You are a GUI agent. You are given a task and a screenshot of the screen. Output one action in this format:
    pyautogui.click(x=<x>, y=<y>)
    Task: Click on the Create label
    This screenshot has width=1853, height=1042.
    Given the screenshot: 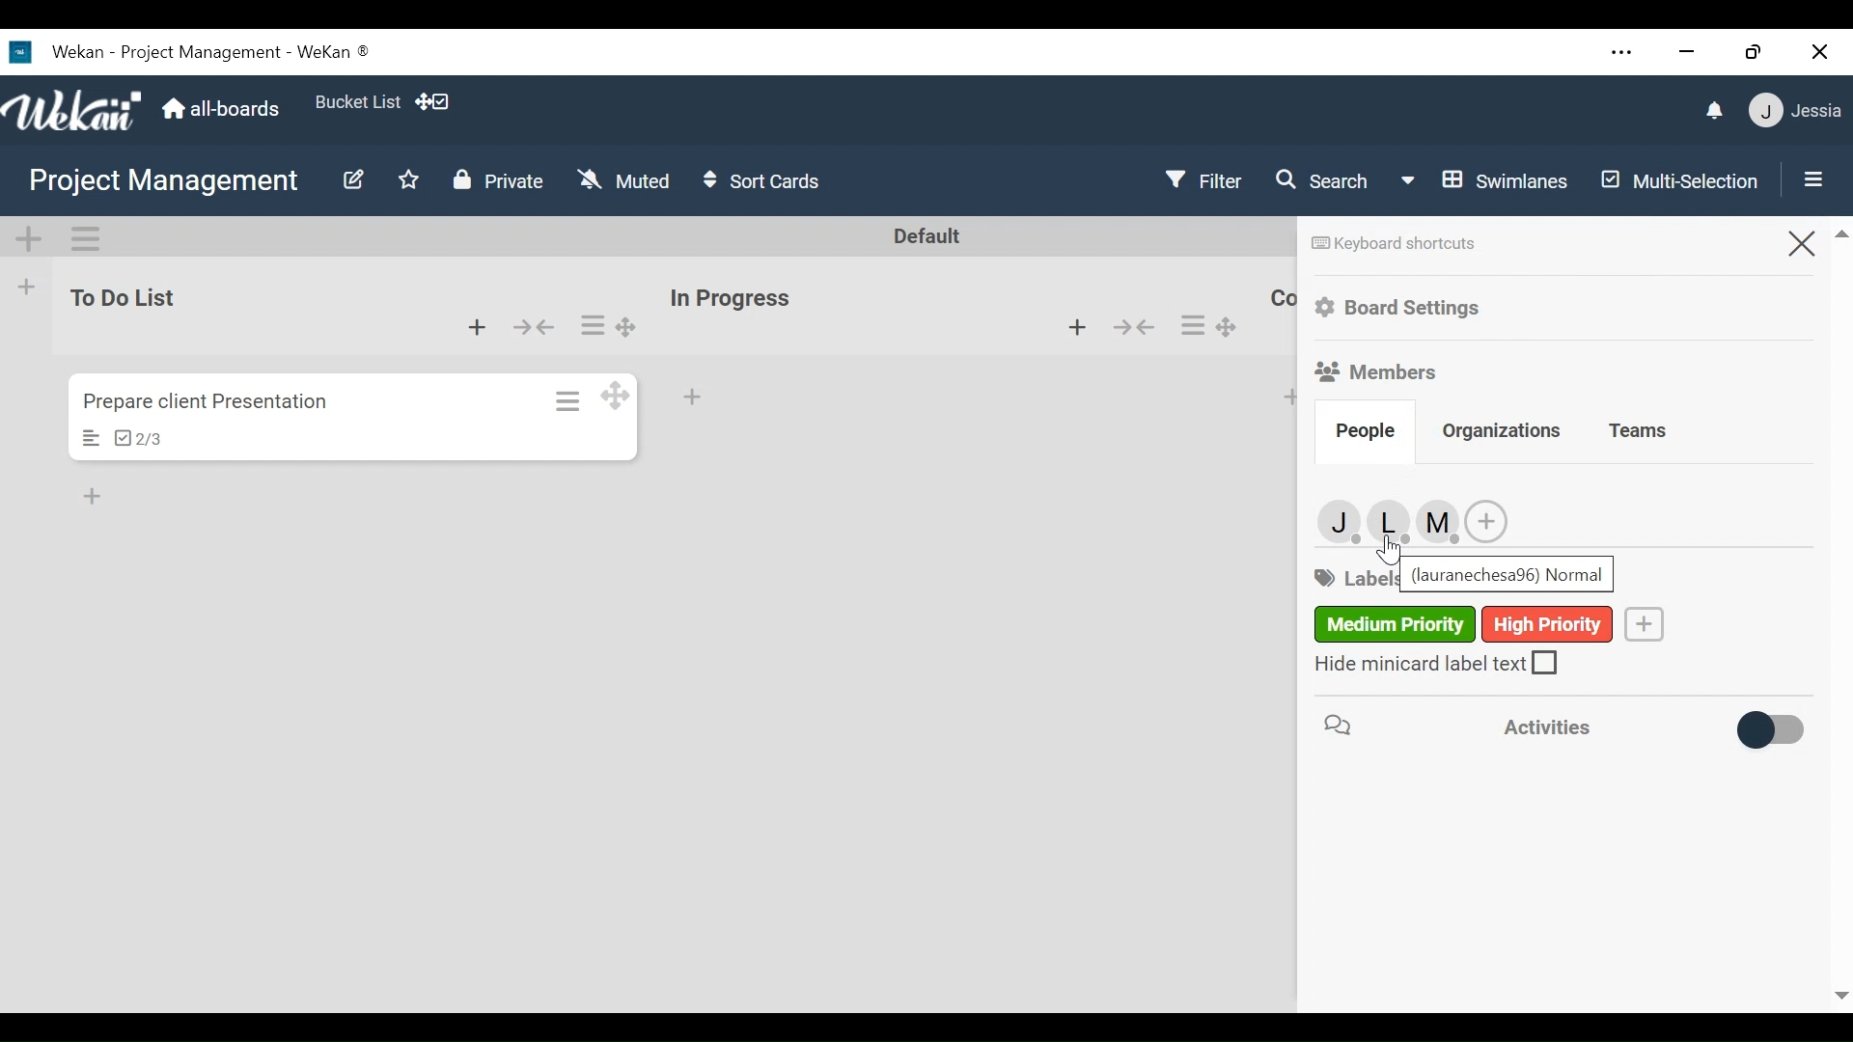 What is the action you would take?
    pyautogui.click(x=1646, y=625)
    